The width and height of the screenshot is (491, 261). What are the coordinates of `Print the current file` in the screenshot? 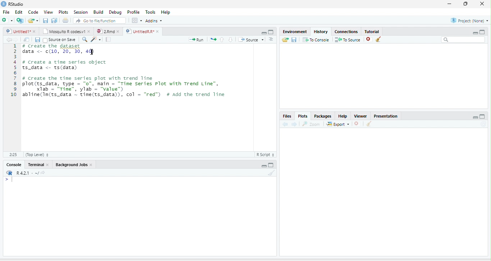 It's located at (65, 20).